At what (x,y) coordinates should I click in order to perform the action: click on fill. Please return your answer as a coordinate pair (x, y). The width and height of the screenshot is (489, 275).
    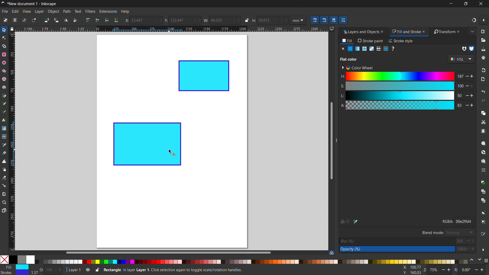
    Looking at the image, I should click on (347, 41).